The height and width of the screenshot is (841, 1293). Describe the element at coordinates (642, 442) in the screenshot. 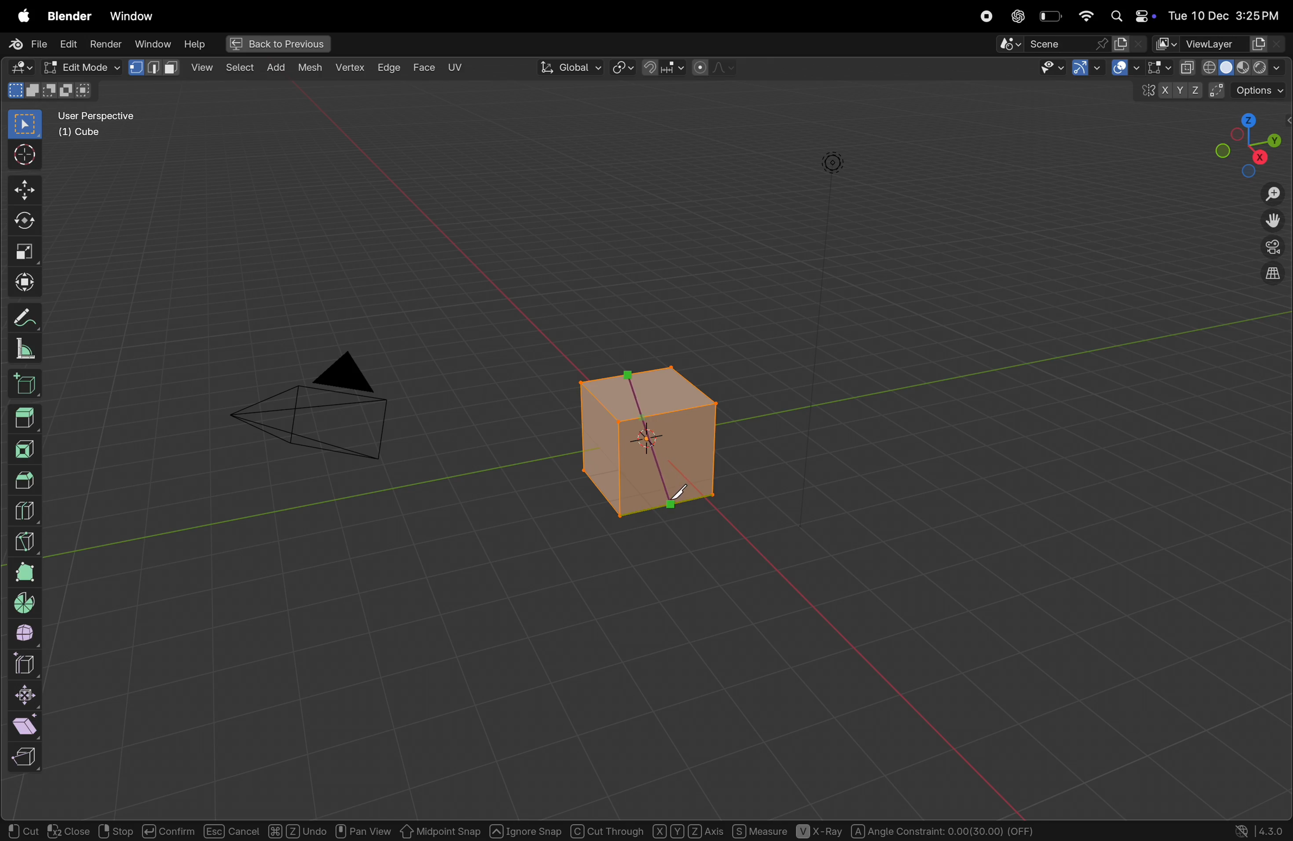

I see `3 d cube` at that location.